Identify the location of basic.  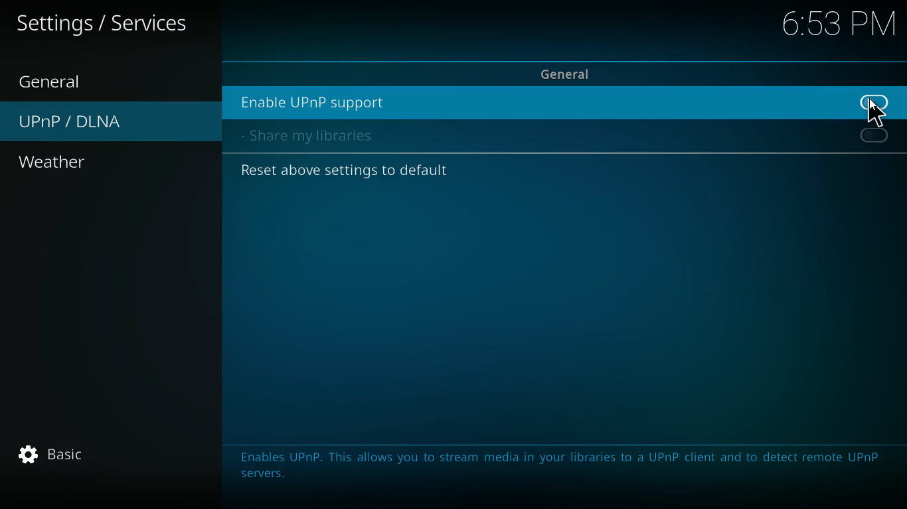
(76, 455).